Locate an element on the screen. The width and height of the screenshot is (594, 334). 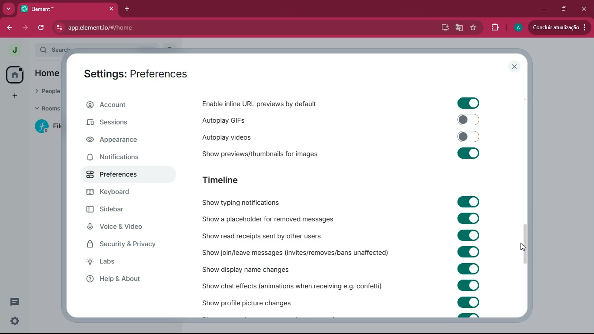
toggle on/off is located at coordinates (468, 104).